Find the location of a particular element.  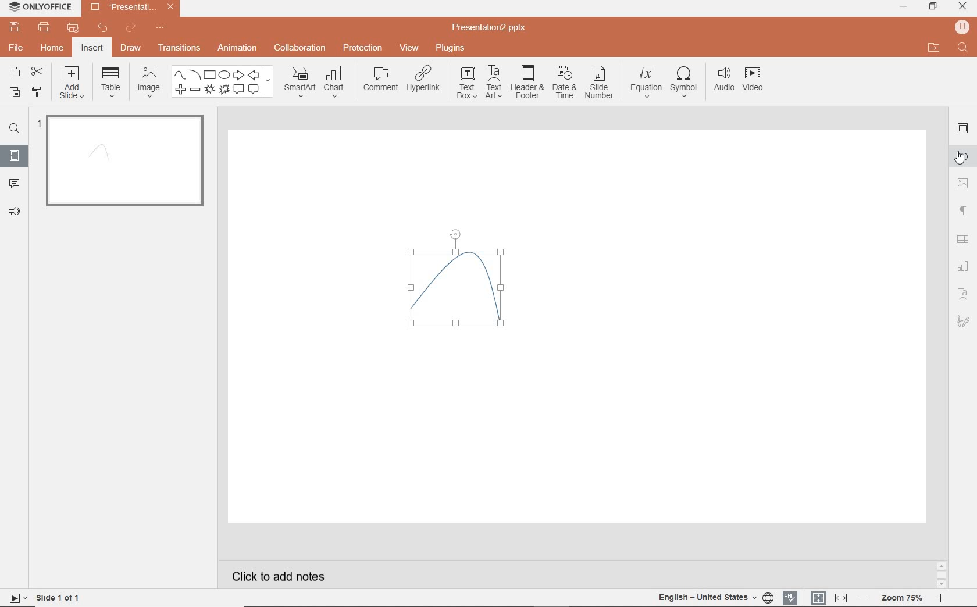

COLLABORATION is located at coordinates (300, 47).